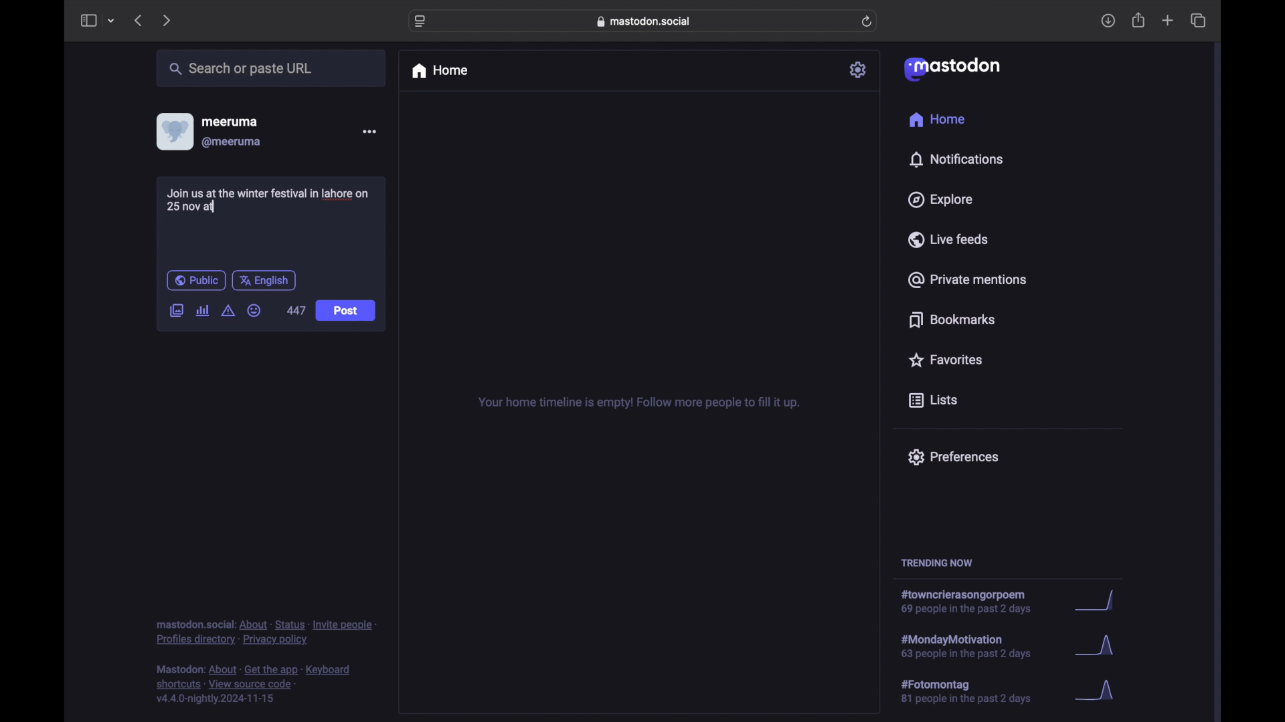 This screenshot has width=1285, height=722. I want to click on graph, so click(1098, 648).